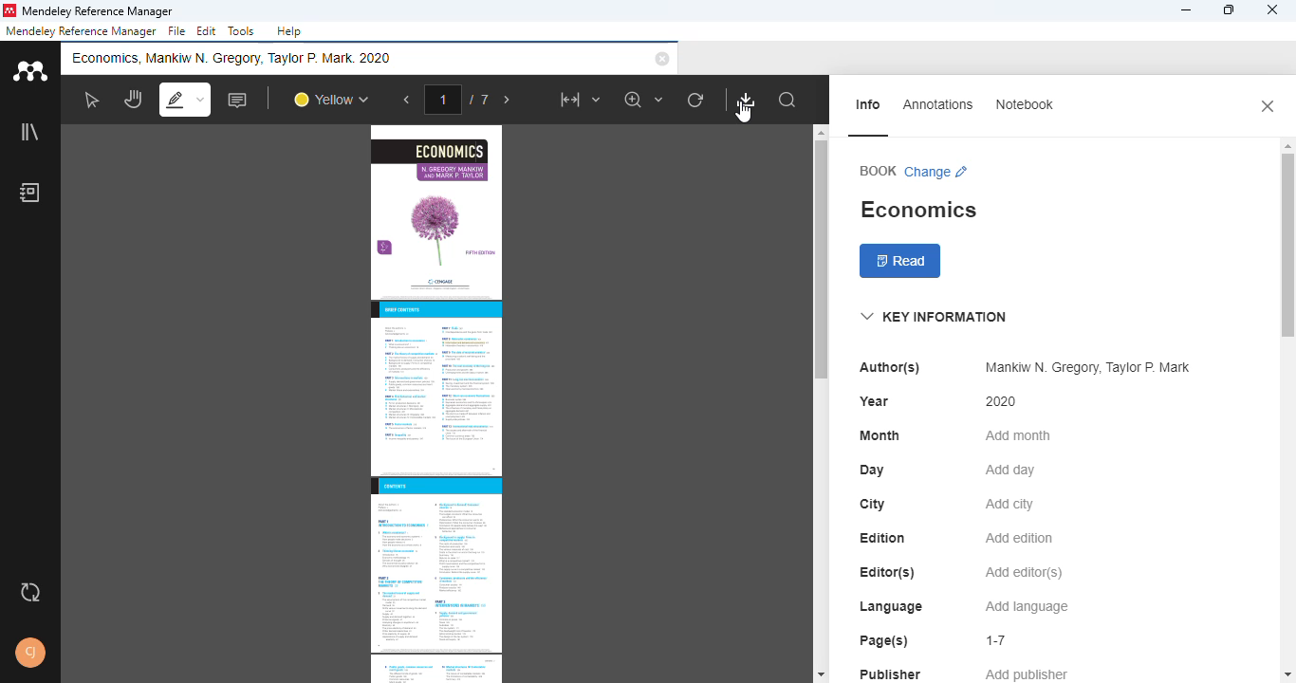 This screenshot has height=683, width=1296. I want to click on 1/7, so click(461, 99).